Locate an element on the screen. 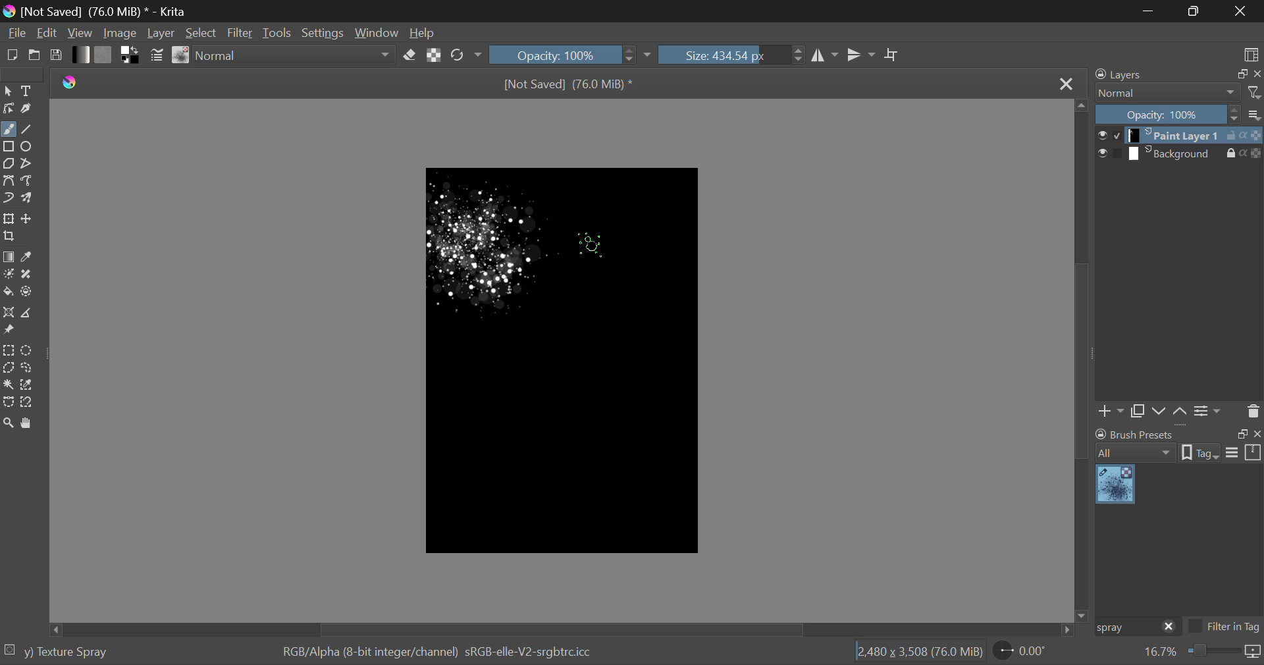 This screenshot has height=665, width=1264. Pan is located at coordinates (29, 424).